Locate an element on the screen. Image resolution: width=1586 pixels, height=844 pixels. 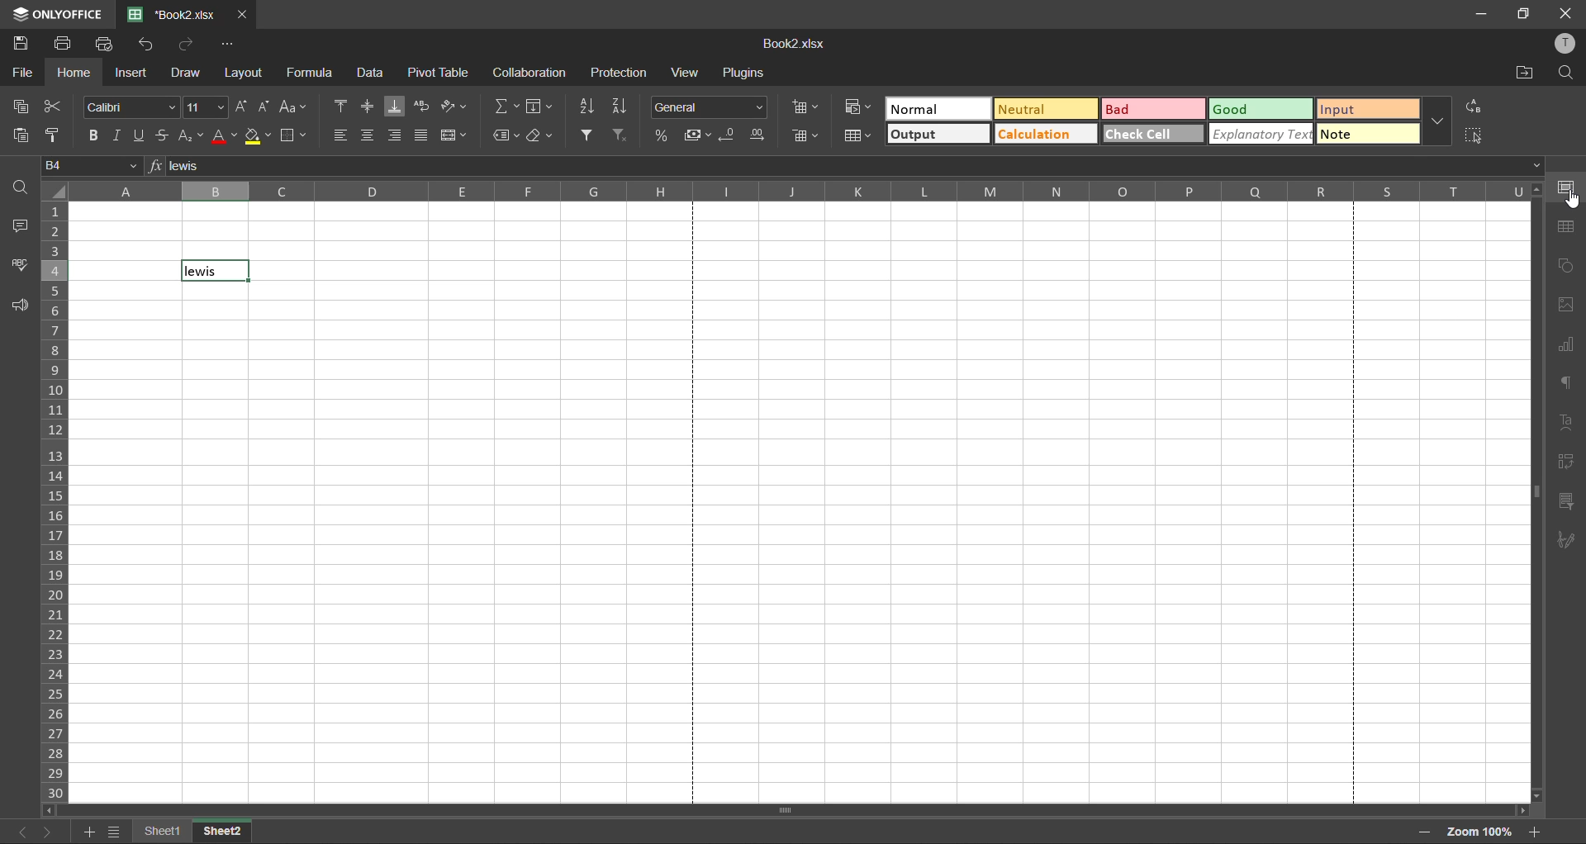
quick print is located at coordinates (103, 43).